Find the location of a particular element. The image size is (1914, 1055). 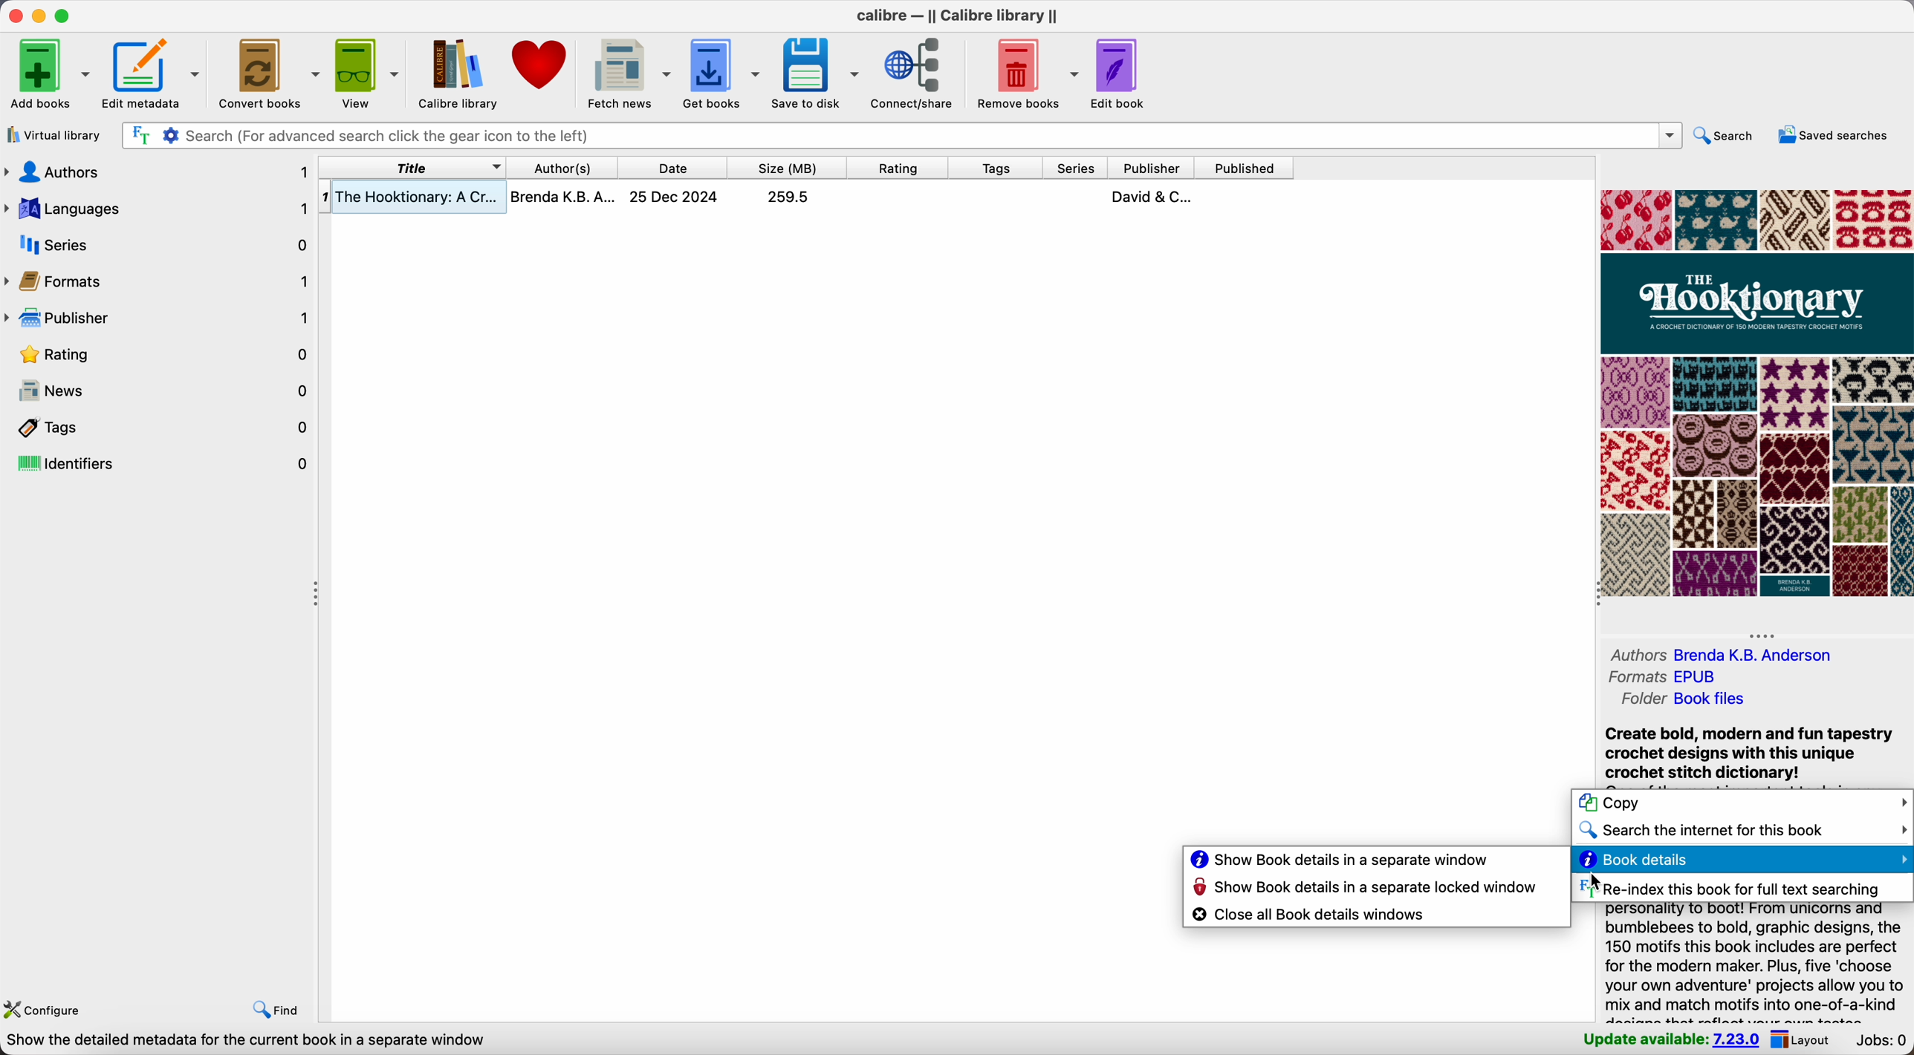

jobs: 0 is located at coordinates (1883, 1042).